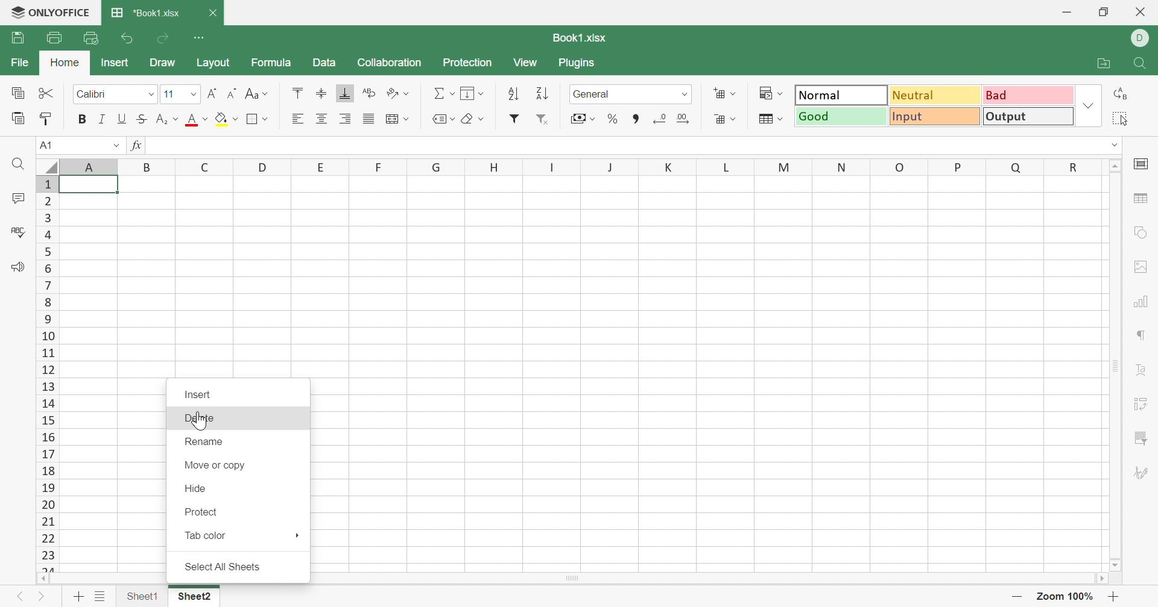 The height and width of the screenshot is (607, 1158). Describe the element at coordinates (684, 120) in the screenshot. I see `Increase decimal` at that location.